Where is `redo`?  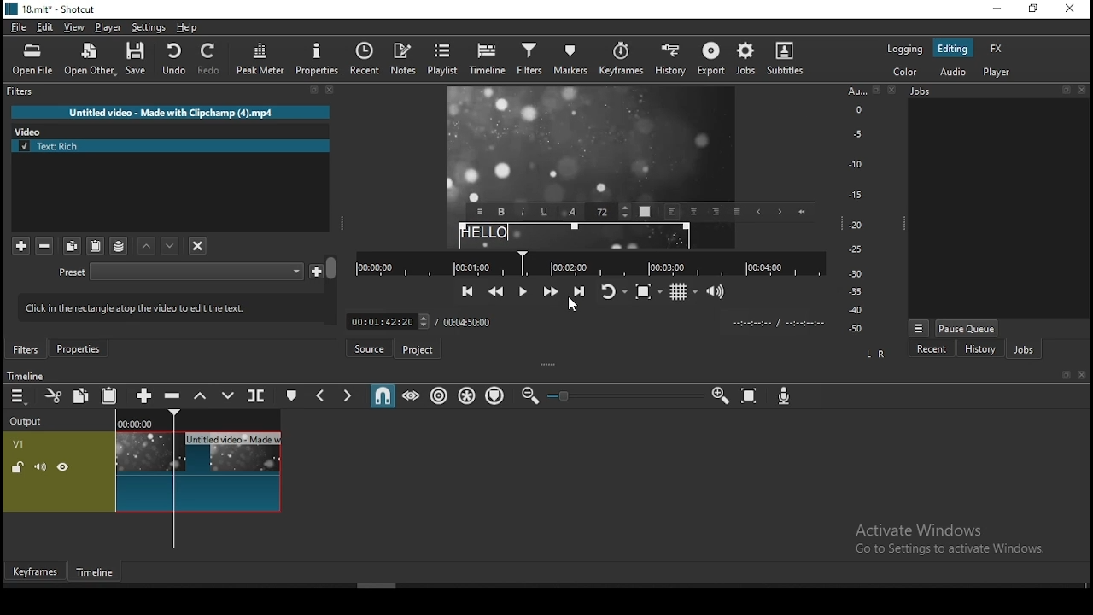
redo is located at coordinates (210, 59).